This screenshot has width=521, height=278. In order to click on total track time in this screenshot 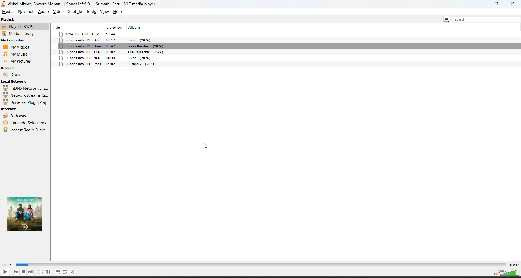, I will do `click(514, 264)`.